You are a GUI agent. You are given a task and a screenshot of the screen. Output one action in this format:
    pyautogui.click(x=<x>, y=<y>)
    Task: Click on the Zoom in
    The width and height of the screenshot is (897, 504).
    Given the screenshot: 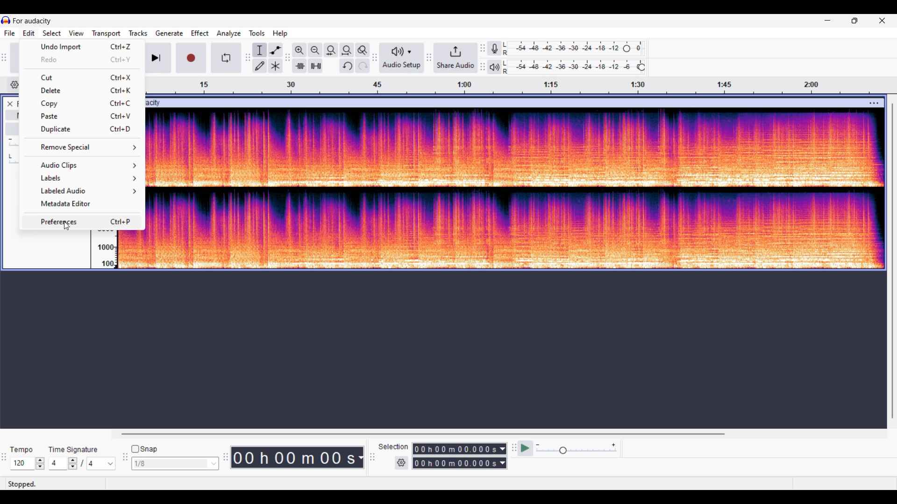 What is the action you would take?
    pyautogui.click(x=300, y=50)
    